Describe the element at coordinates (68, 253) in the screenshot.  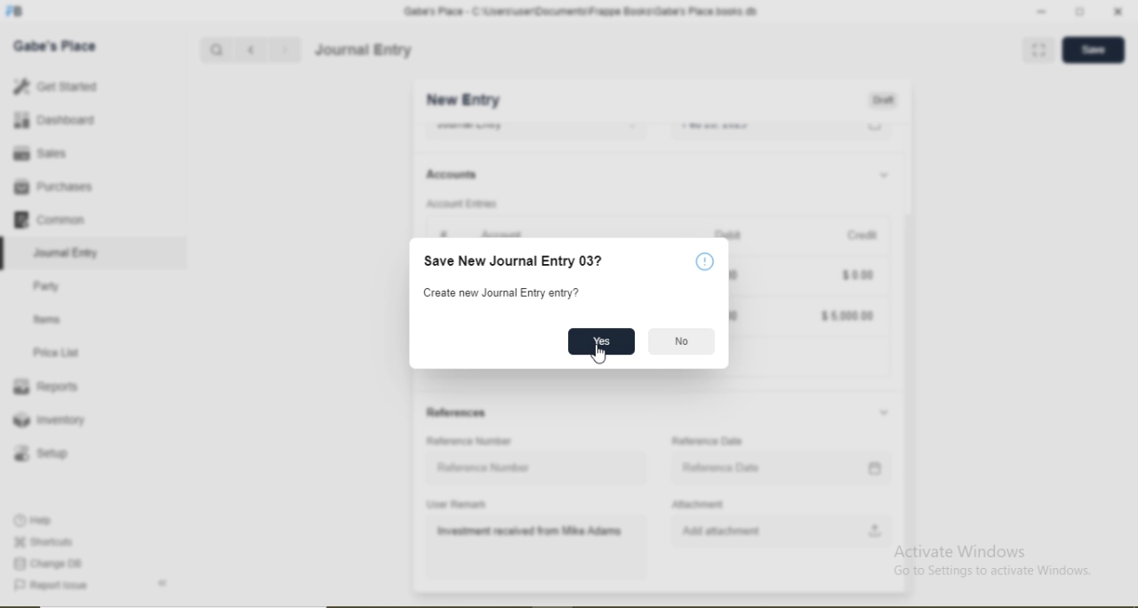
I see `Journal Entry` at that location.